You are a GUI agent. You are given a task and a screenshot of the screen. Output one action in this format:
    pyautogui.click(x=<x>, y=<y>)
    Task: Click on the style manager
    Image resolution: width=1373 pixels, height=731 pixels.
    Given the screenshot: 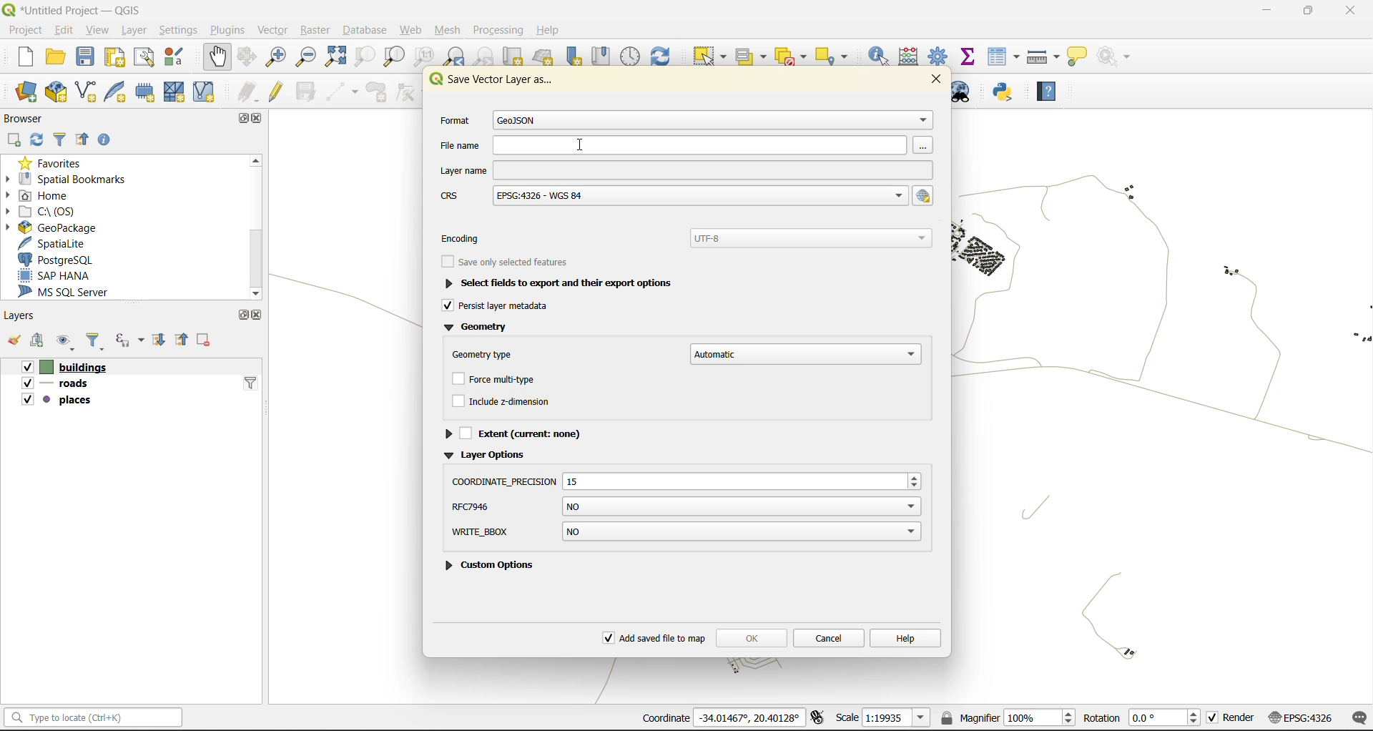 What is the action you would take?
    pyautogui.click(x=174, y=59)
    